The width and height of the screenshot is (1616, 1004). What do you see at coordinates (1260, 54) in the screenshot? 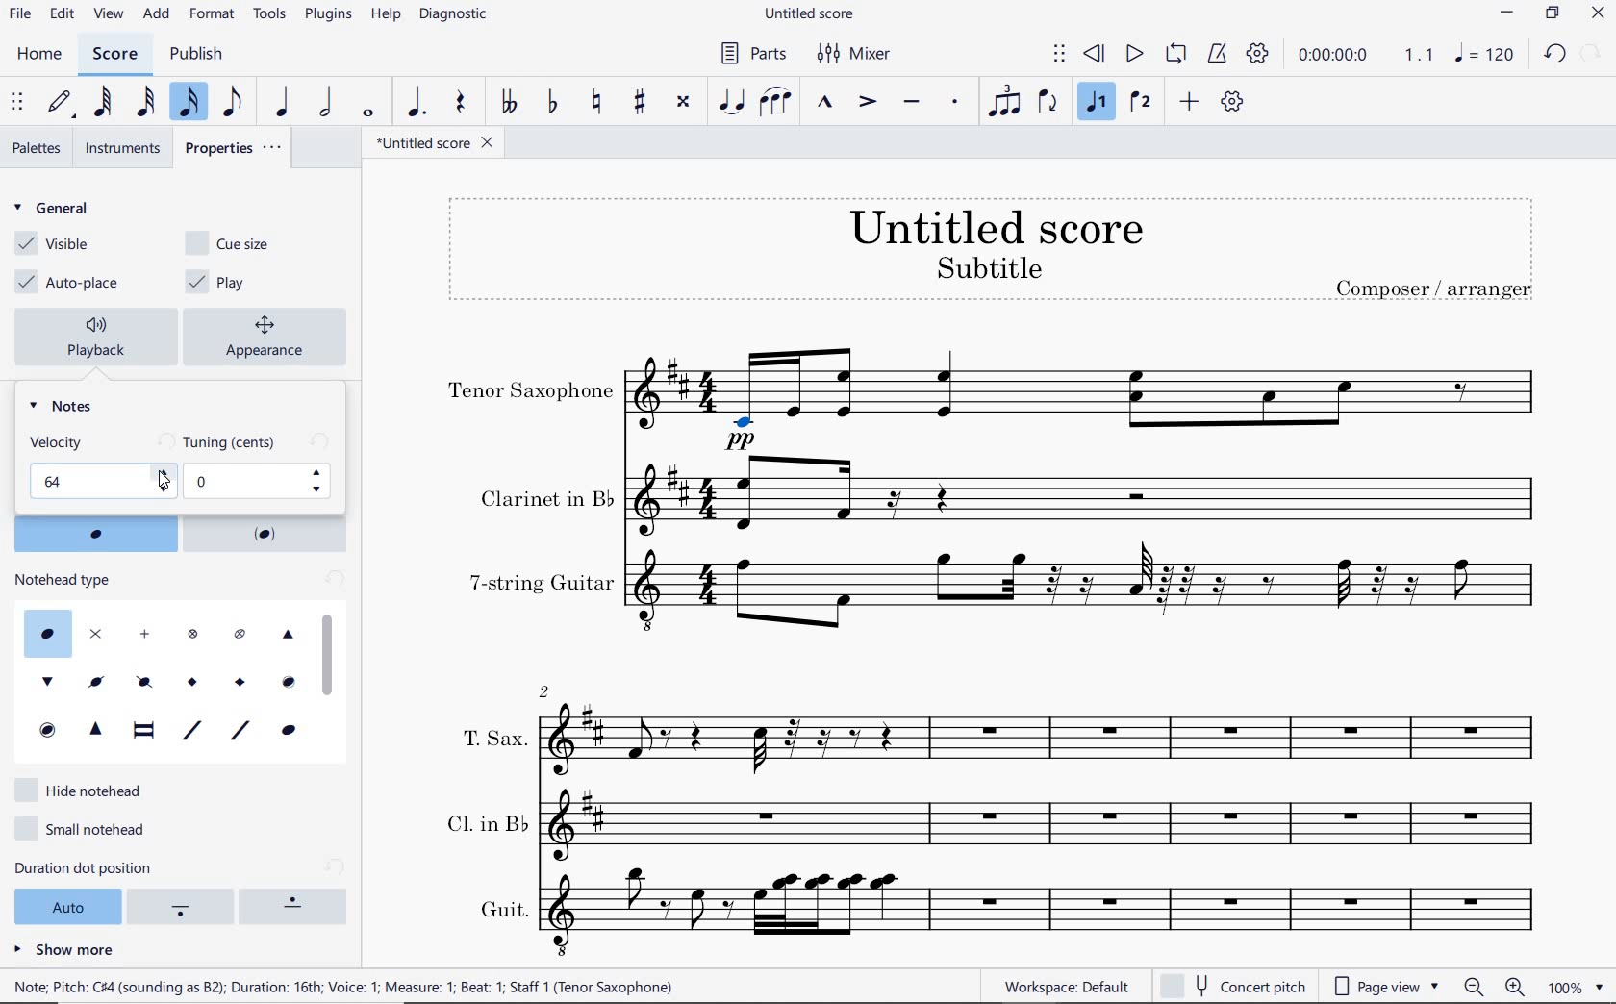
I see `PLAYBACK SETTINGS` at bounding box center [1260, 54].